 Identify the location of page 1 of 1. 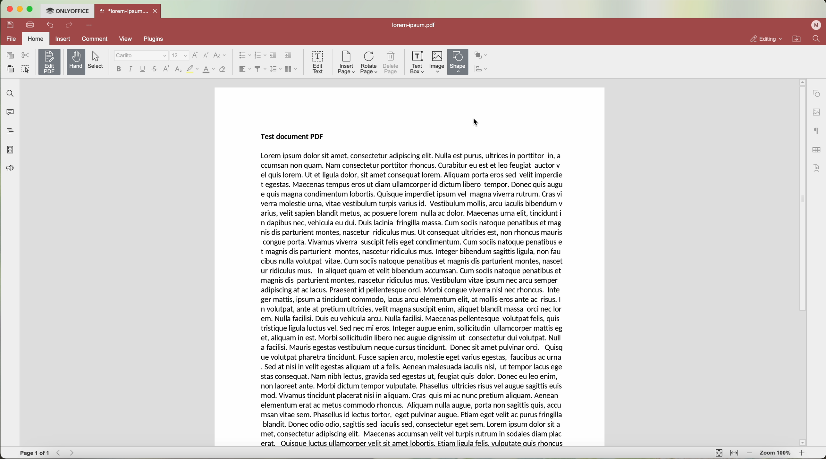
(35, 453).